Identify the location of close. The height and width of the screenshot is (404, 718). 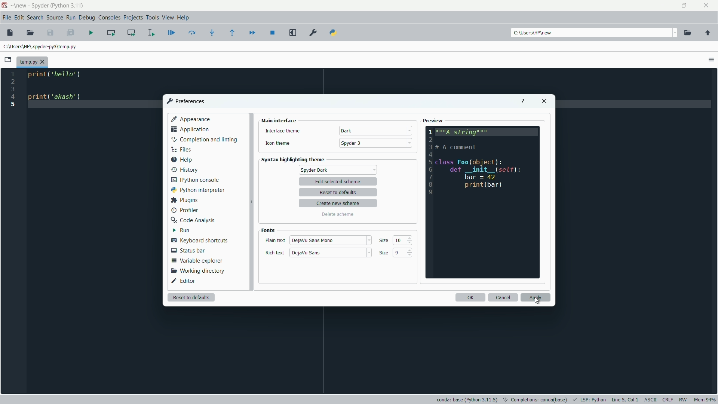
(544, 101).